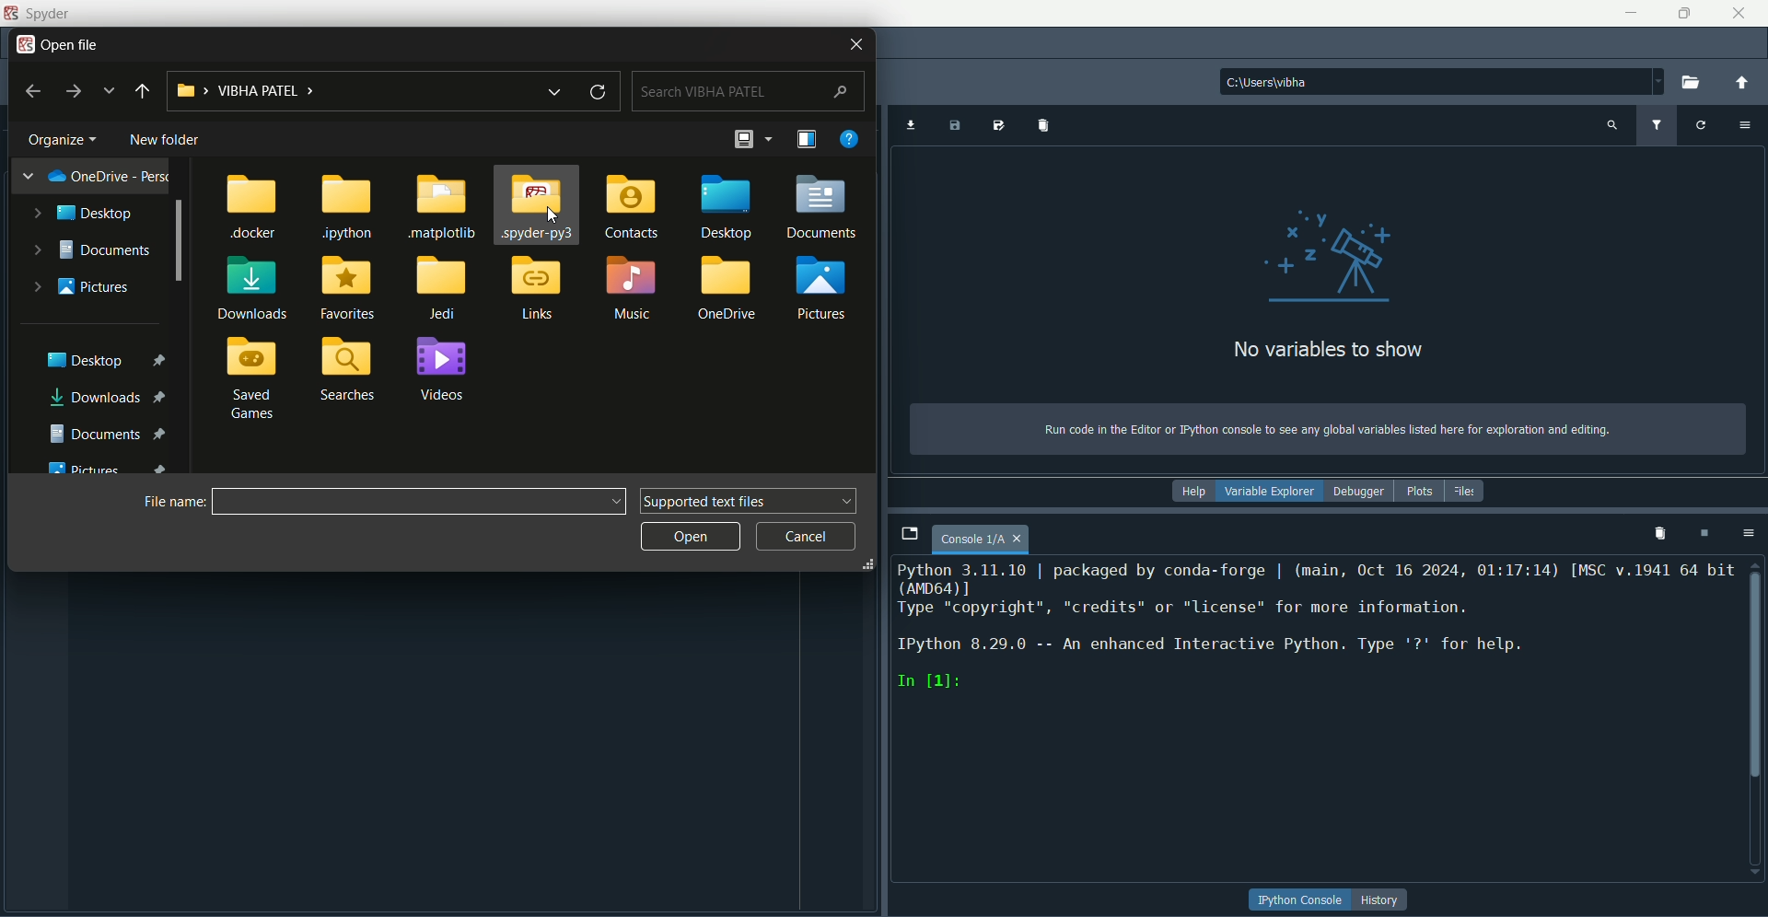 This screenshot has width=1768, height=917. I want to click on desktop, so click(107, 357).